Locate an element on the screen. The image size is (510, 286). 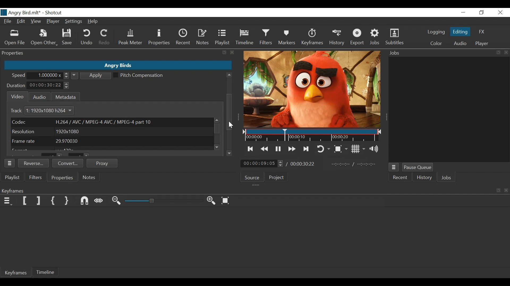
Timeline is located at coordinates (244, 38).